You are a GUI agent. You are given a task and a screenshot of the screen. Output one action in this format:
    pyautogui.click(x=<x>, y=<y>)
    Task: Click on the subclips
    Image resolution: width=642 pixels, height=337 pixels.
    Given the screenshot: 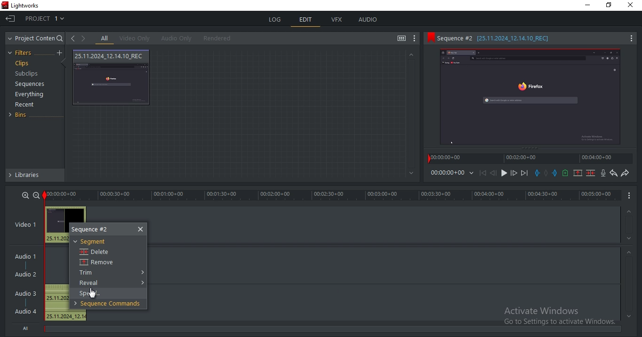 What is the action you would take?
    pyautogui.click(x=26, y=74)
    